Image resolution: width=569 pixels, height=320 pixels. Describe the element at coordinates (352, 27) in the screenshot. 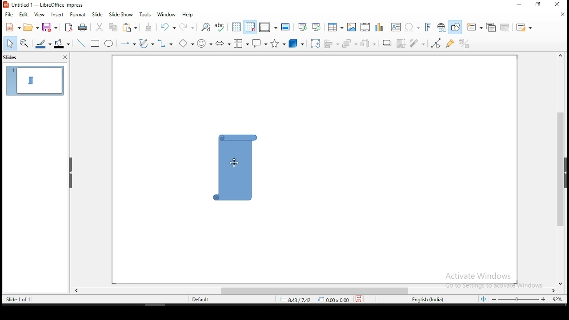

I see `image` at that location.